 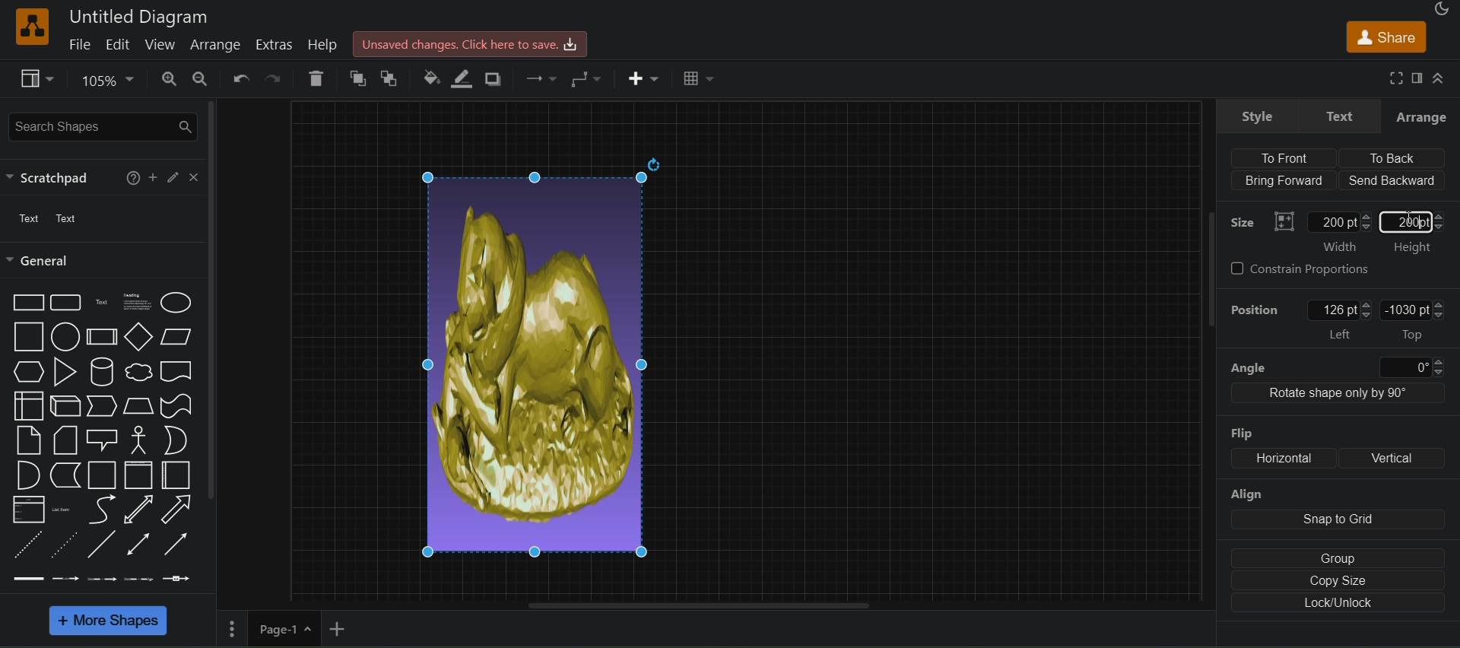 I want to click on more shapes, so click(x=111, y=622).